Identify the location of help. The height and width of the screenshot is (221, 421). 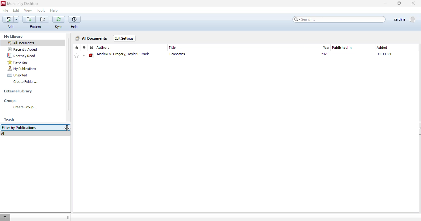
(75, 20).